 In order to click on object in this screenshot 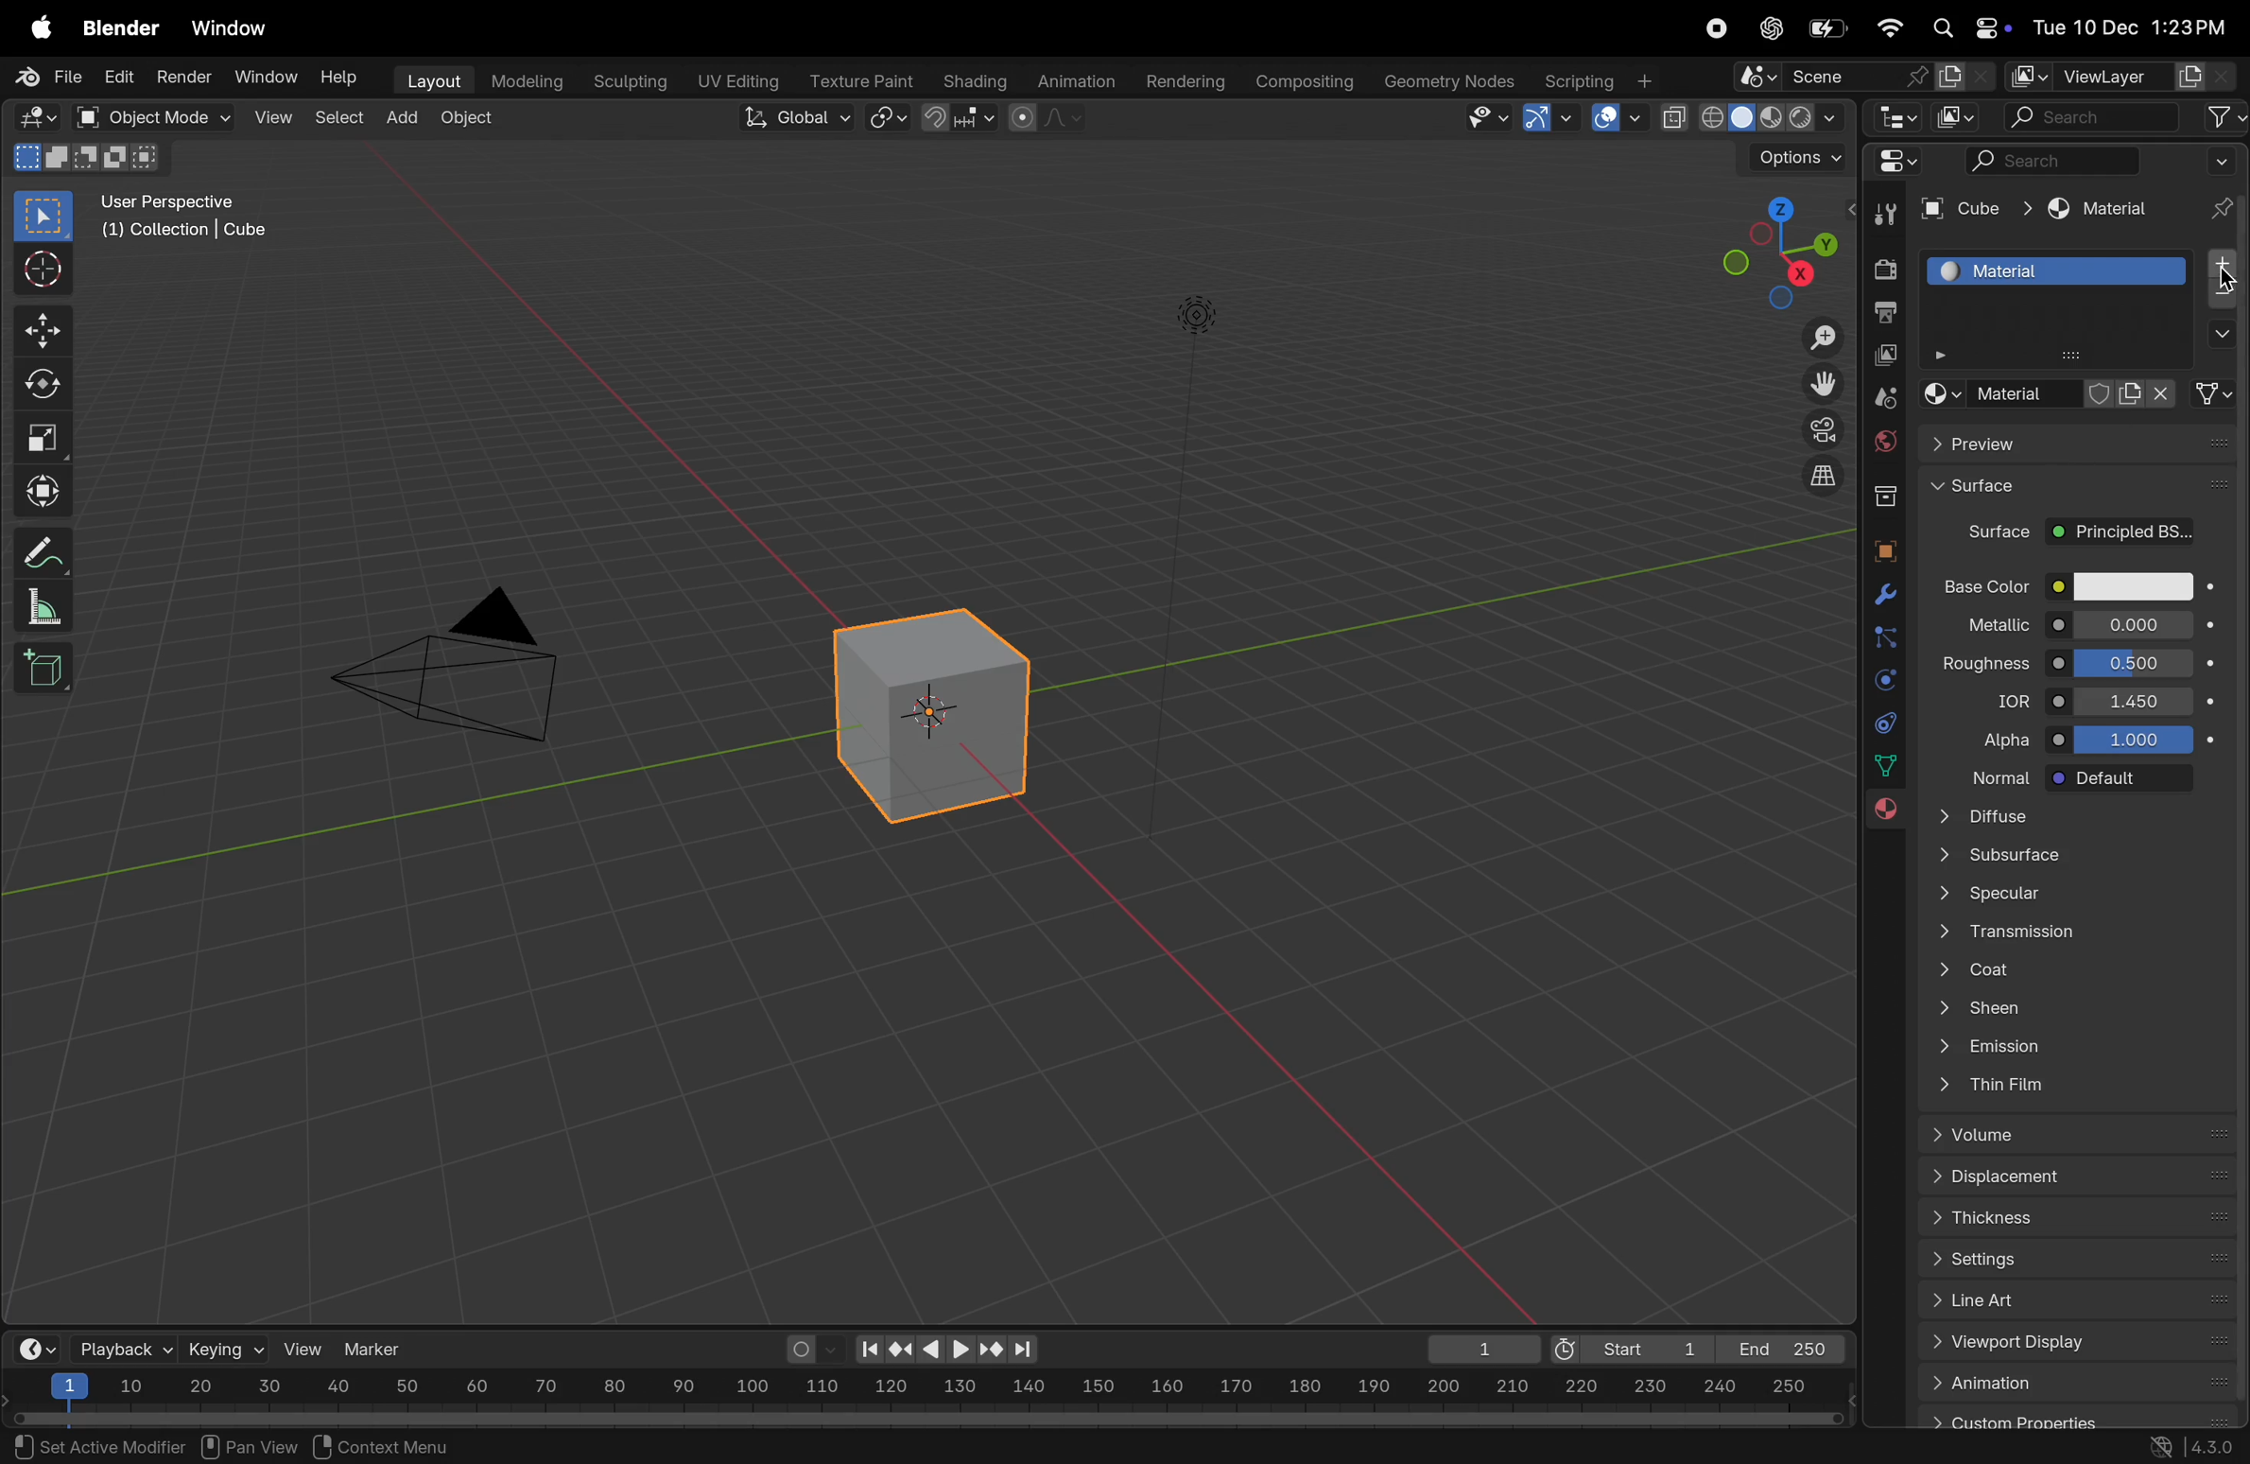, I will do `click(467, 120)`.